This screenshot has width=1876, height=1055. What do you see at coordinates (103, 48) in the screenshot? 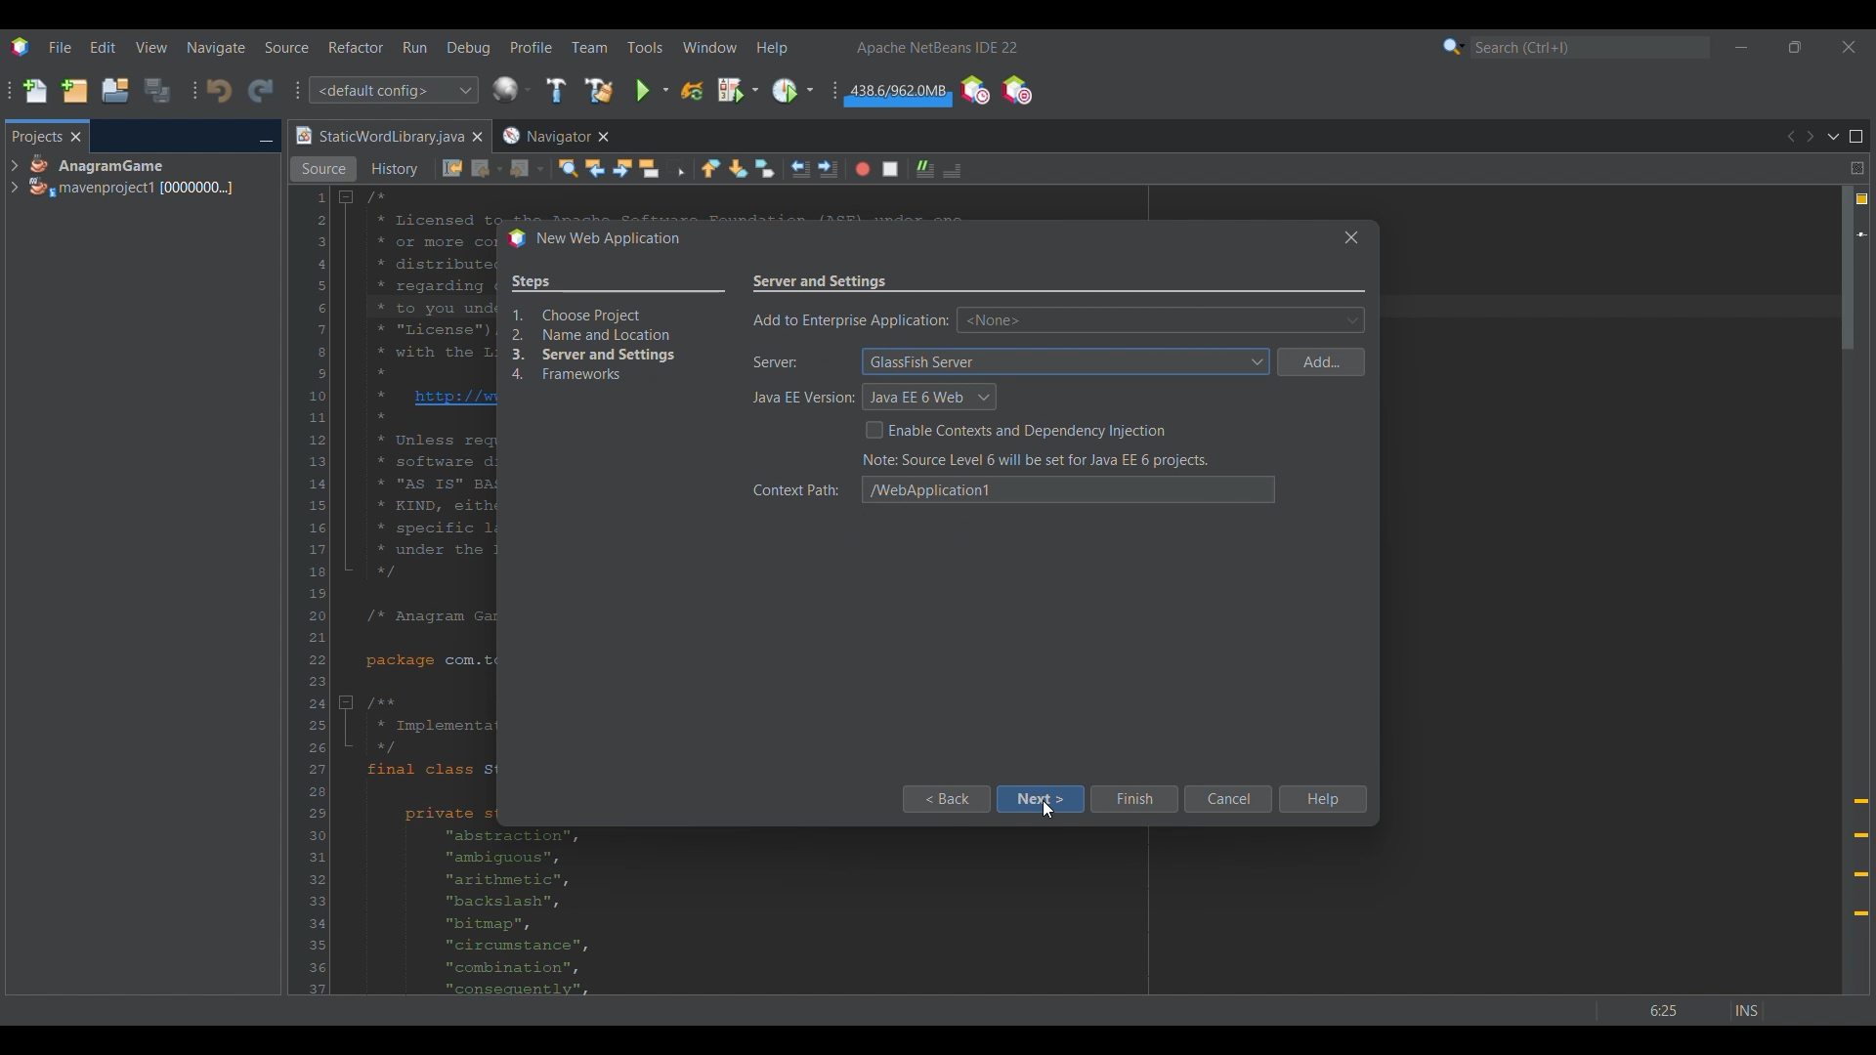
I see `Edit menu` at bounding box center [103, 48].